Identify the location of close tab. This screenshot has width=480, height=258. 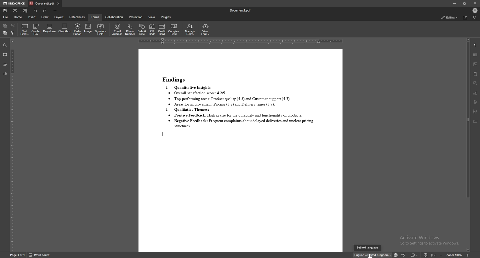
(58, 4).